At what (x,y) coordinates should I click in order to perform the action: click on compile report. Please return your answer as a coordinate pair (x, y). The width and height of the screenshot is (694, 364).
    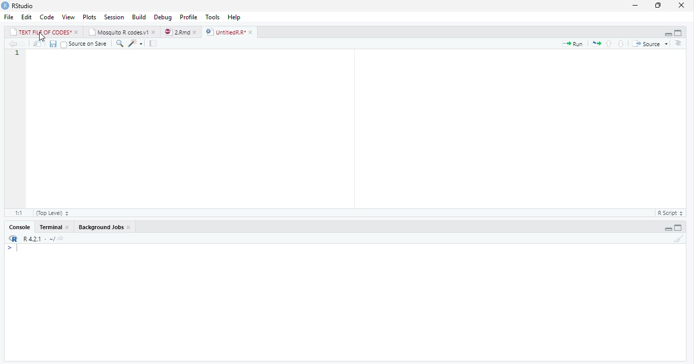
    Looking at the image, I should click on (154, 43).